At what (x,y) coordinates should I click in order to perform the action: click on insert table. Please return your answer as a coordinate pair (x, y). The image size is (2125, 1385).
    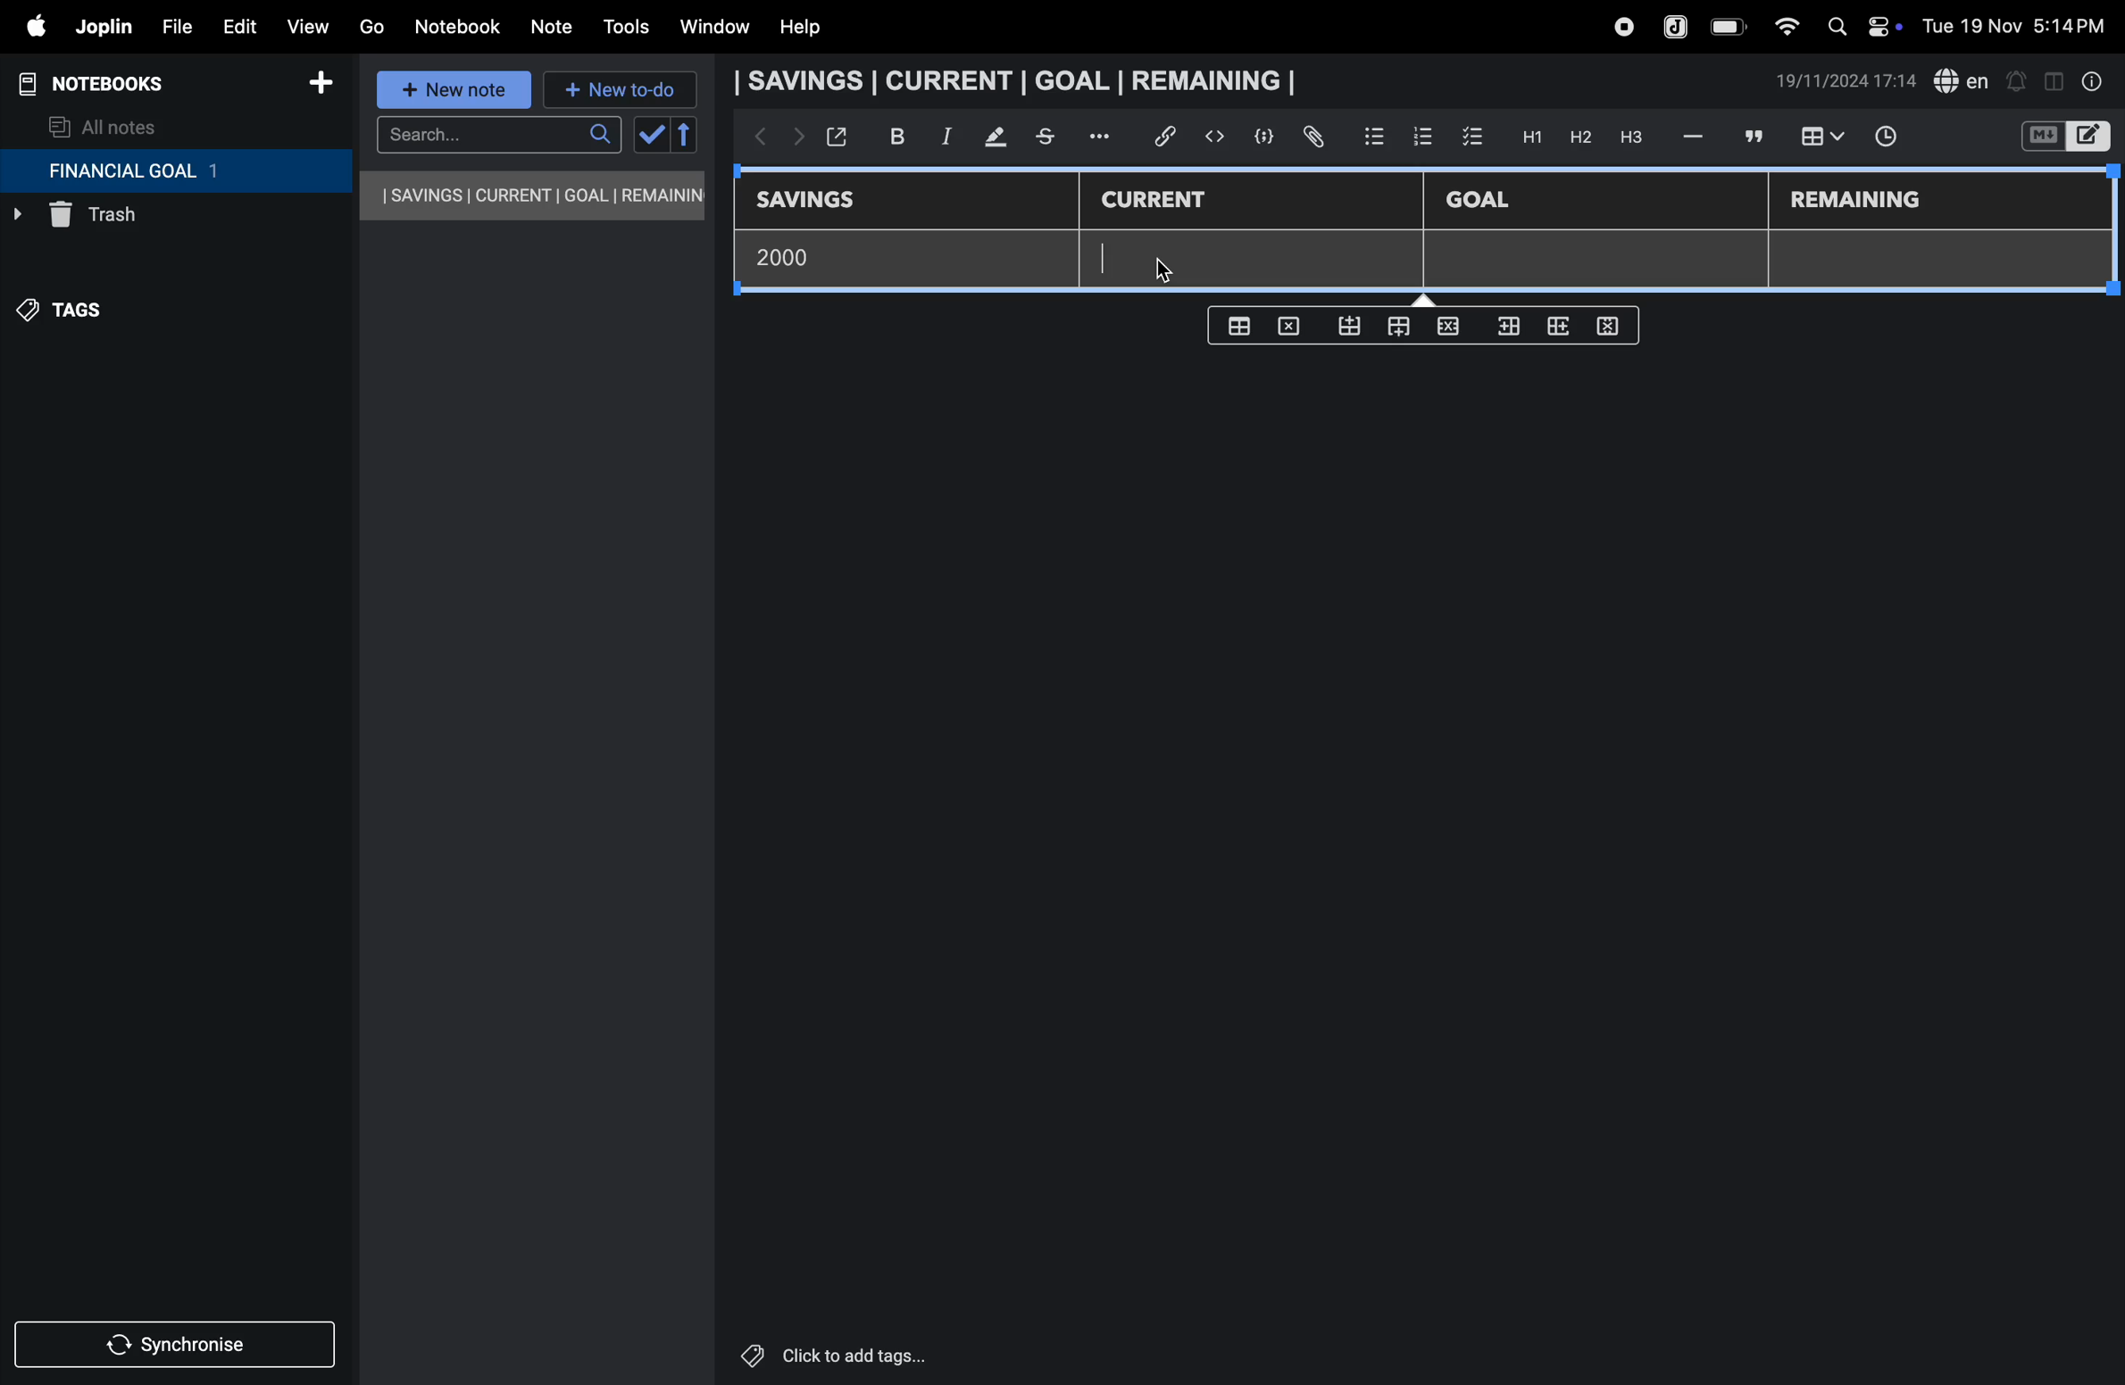
    Looking at the image, I should click on (1819, 138).